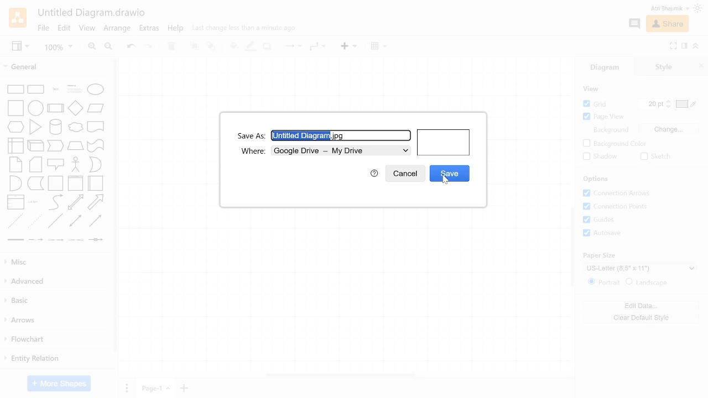 This screenshot has height=398, width=708. Describe the element at coordinates (60, 48) in the screenshot. I see `Zoom` at that location.